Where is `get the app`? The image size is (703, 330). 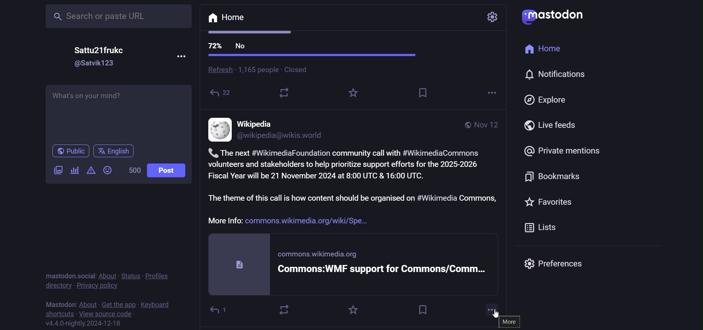 get the app is located at coordinates (121, 304).